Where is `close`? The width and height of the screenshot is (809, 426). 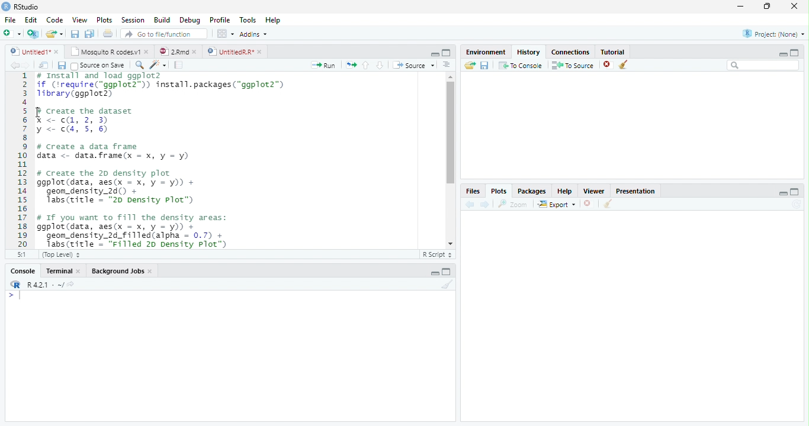 close is located at coordinates (588, 204).